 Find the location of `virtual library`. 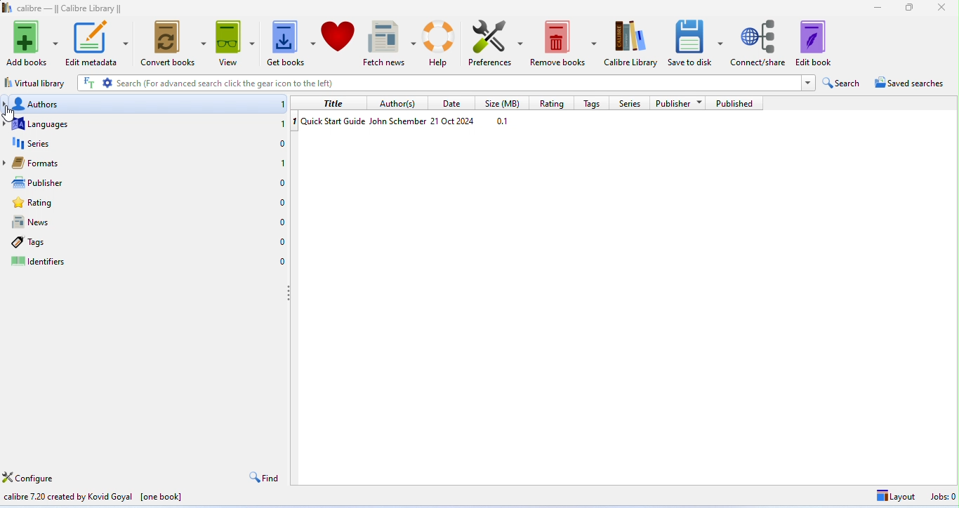

virtual library is located at coordinates (35, 83).